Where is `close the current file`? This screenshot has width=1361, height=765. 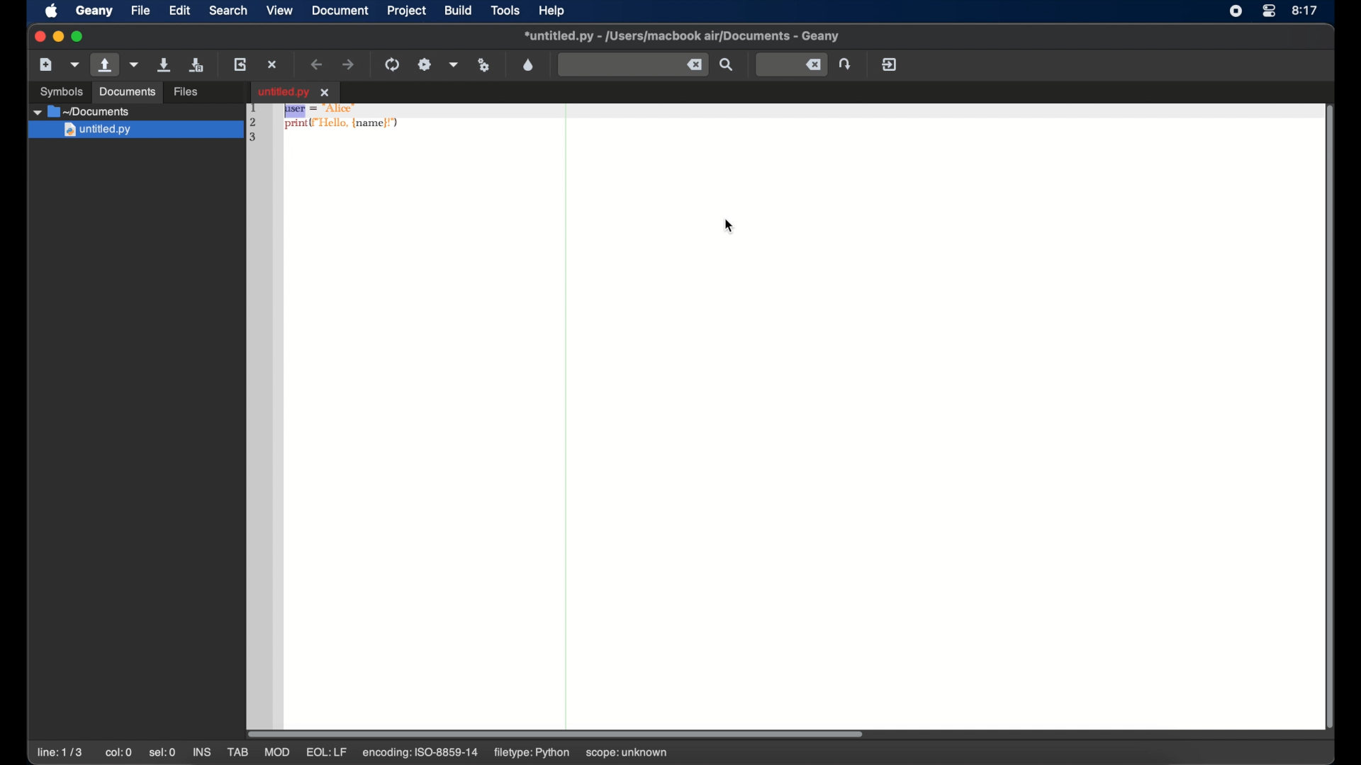 close the current file is located at coordinates (272, 64).